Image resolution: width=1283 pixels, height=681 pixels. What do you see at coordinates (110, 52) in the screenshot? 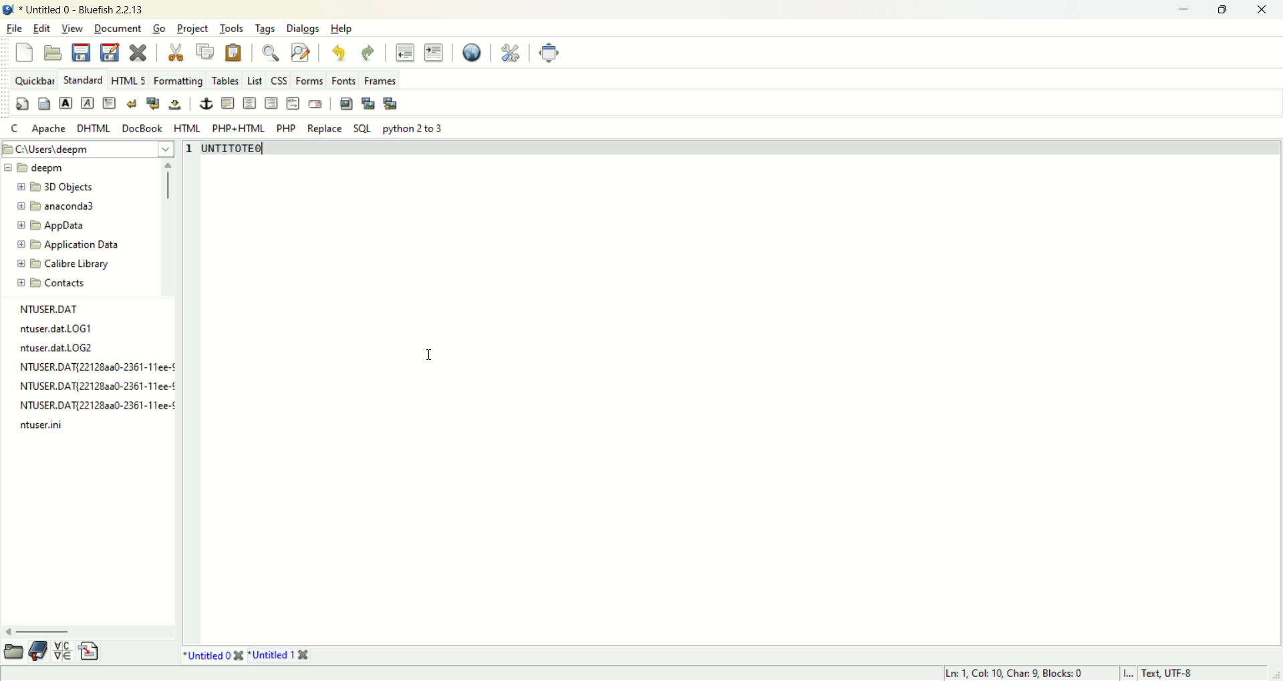
I see `save as` at bounding box center [110, 52].